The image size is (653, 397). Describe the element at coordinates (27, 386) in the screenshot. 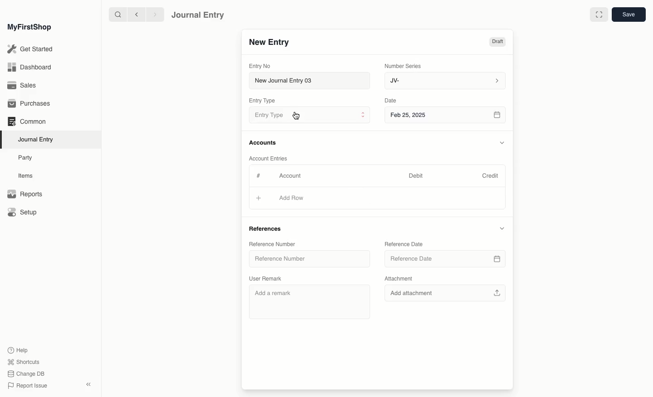

I see `Report Issue` at that location.